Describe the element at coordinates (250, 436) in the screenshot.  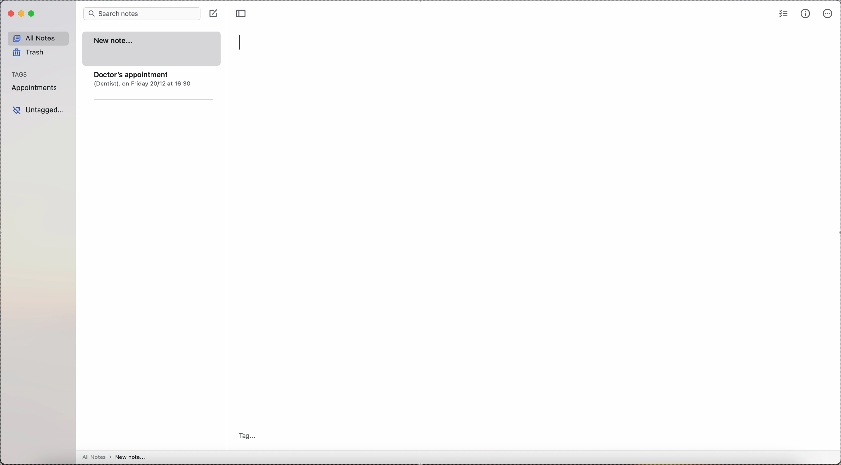
I see `tag` at that location.